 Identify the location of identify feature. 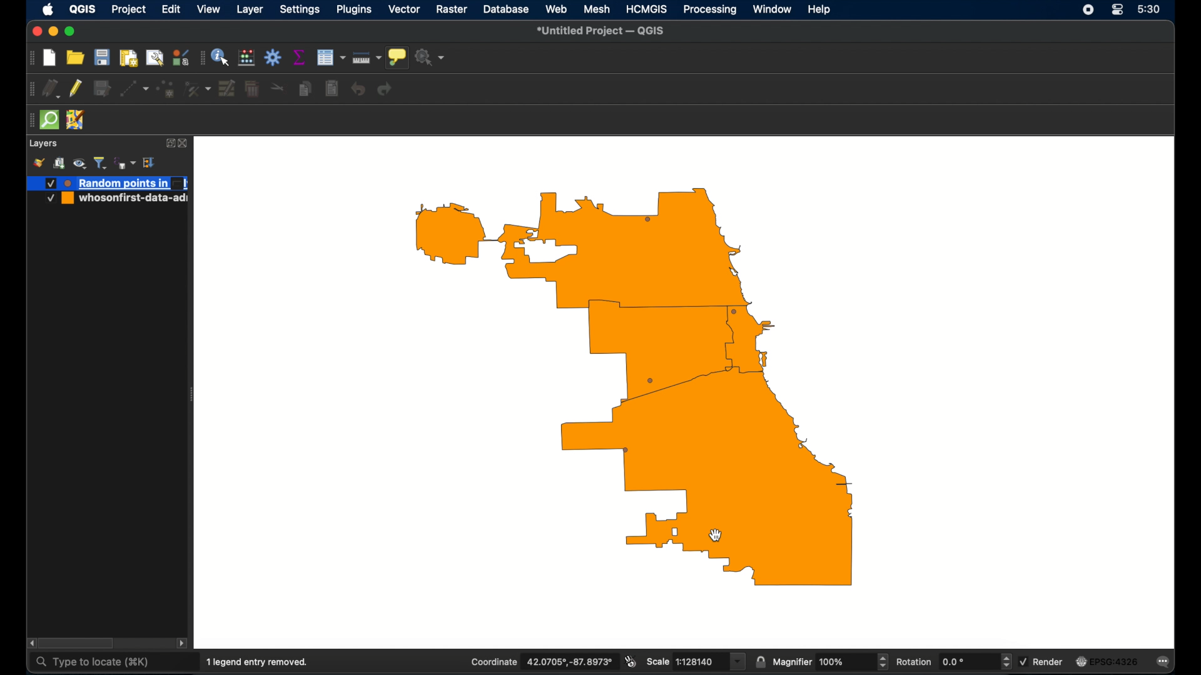
(221, 57).